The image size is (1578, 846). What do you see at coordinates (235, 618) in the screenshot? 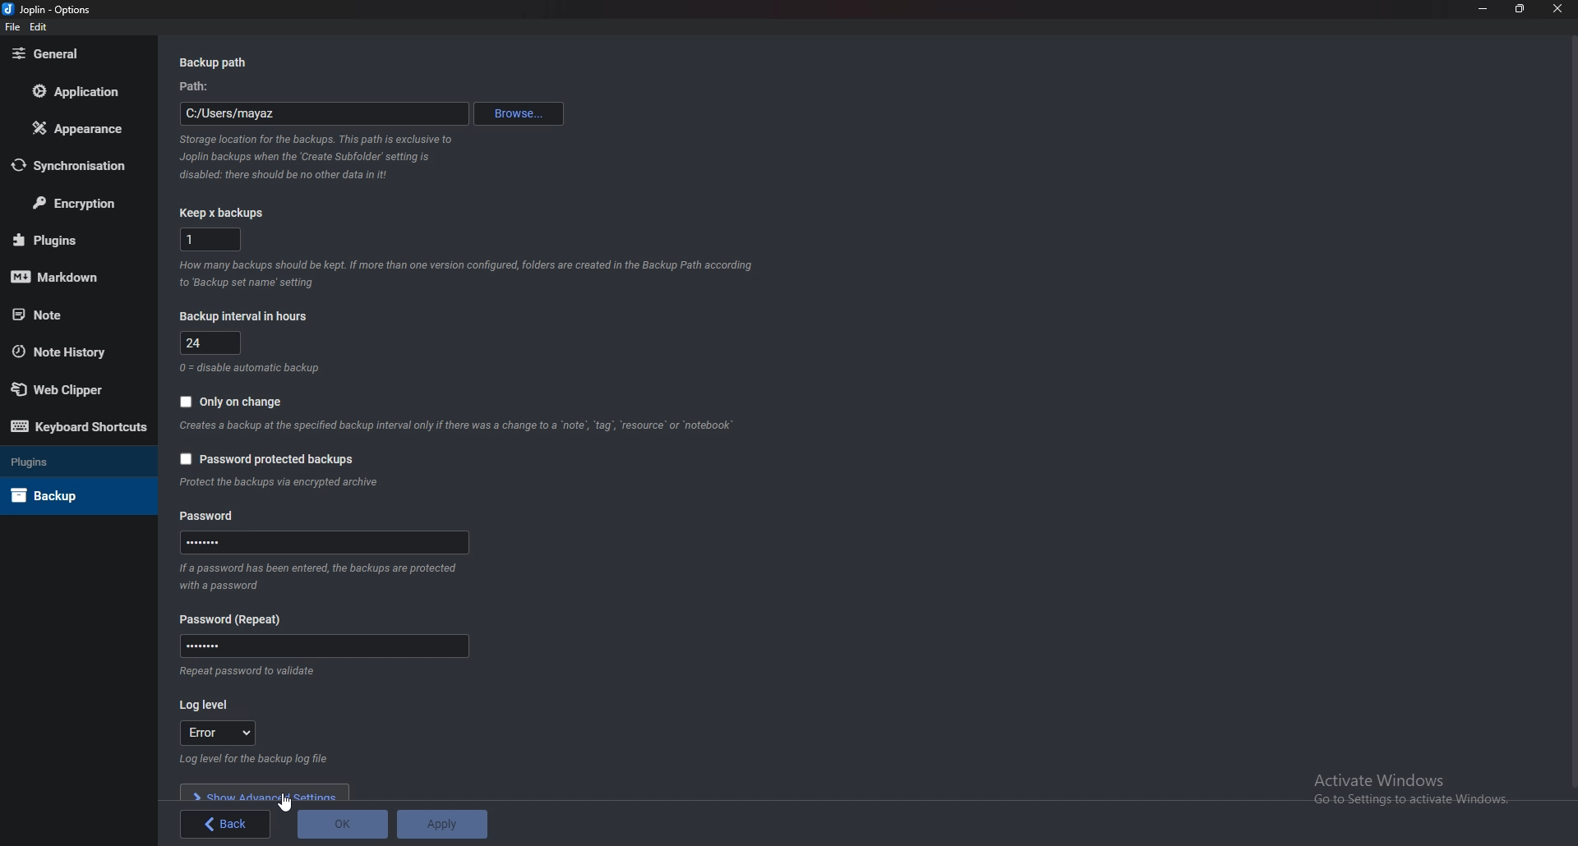
I see `Password` at bounding box center [235, 618].